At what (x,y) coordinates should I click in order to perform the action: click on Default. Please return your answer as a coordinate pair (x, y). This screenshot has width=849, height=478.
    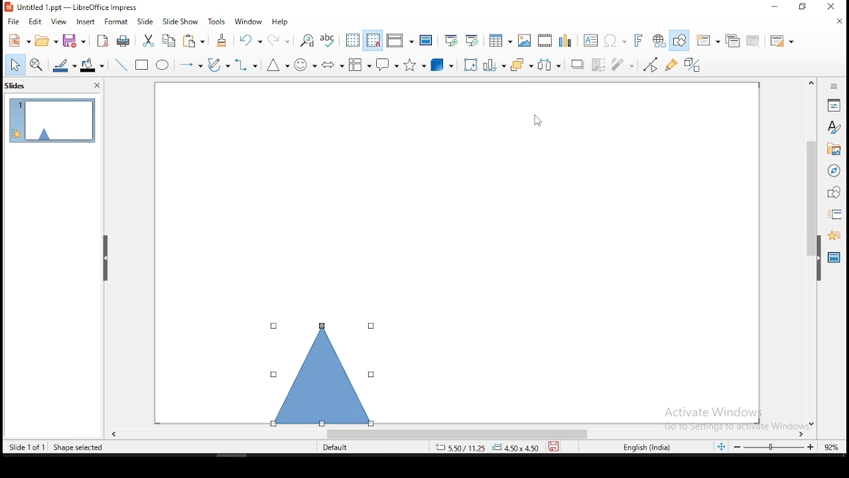
    Looking at the image, I should click on (341, 447).